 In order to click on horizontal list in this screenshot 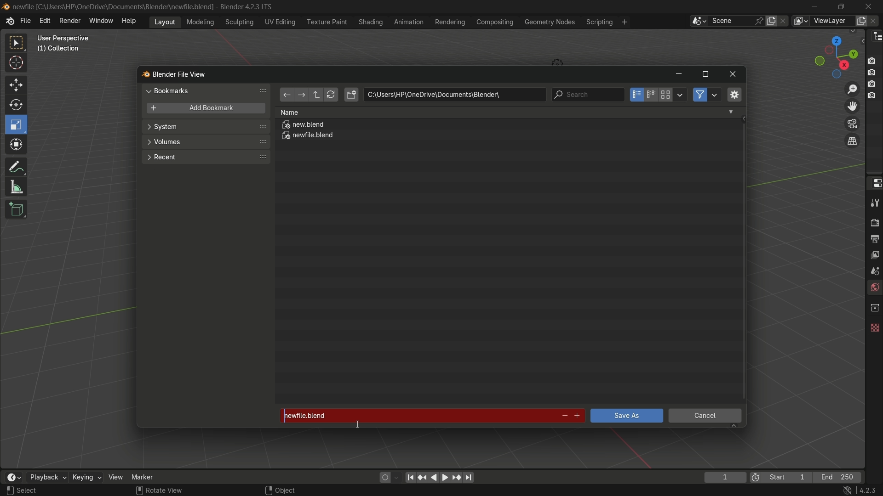, I will do `click(651, 95)`.